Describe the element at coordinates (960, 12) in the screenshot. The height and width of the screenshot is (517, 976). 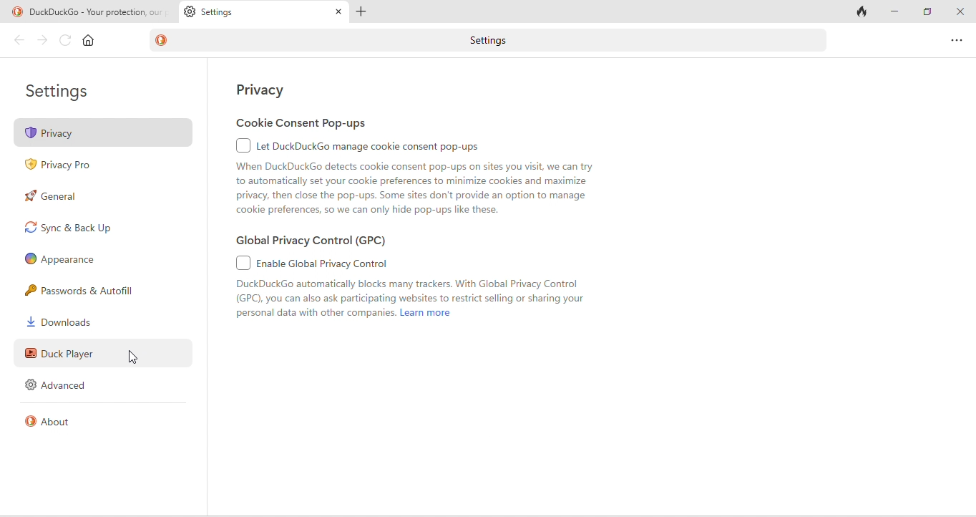
I see `close` at that location.